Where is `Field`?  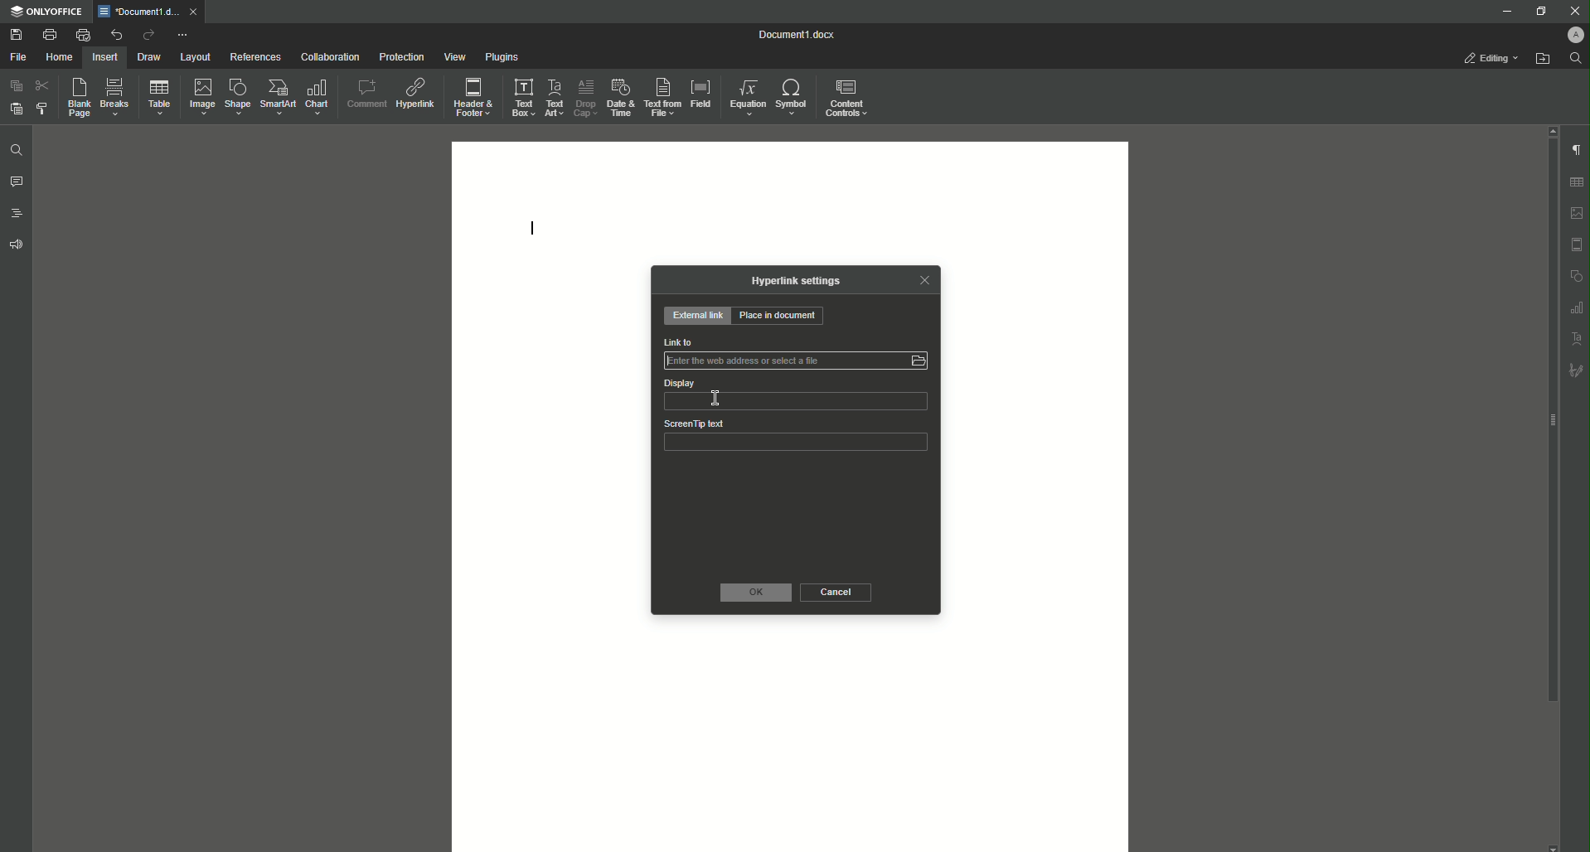
Field is located at coordinates (701, 94).